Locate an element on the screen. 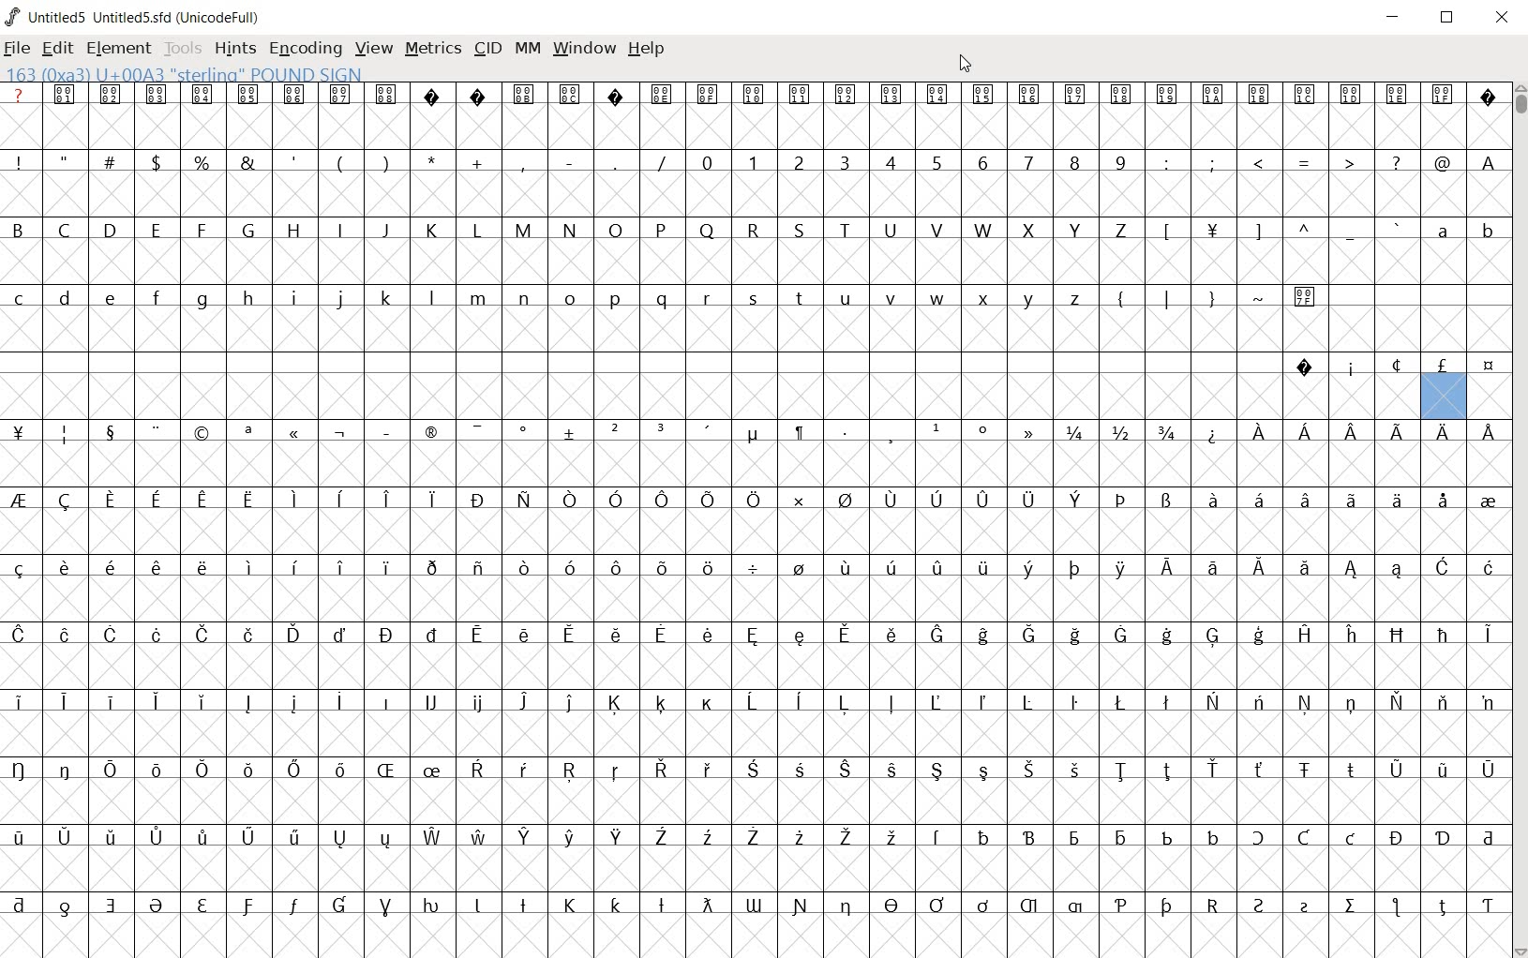 This screenshot has width=1528, height=958. Symbol is located at coordinates (1486, 367).